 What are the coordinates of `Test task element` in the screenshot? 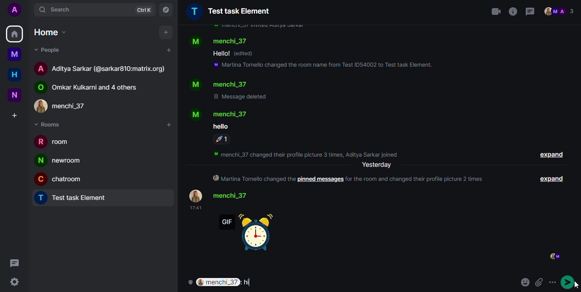 It's located at (76, 199).